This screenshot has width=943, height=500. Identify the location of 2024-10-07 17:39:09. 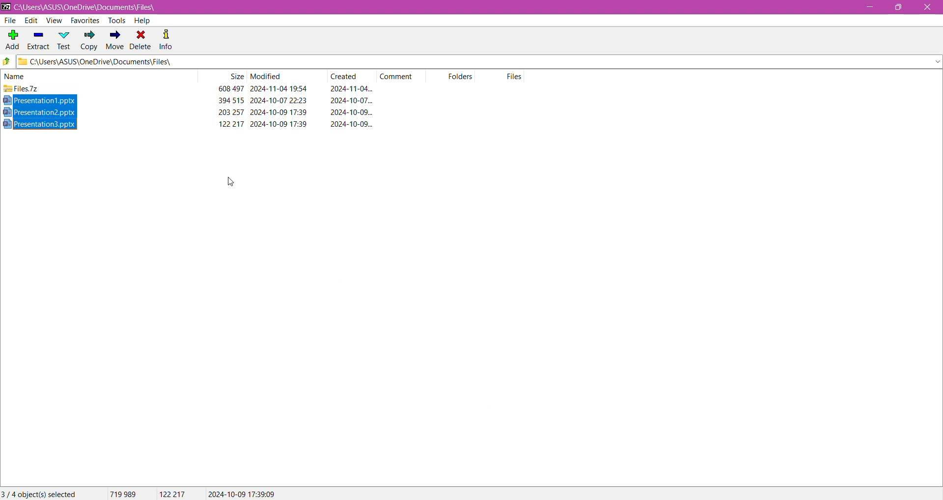
(242, 493).